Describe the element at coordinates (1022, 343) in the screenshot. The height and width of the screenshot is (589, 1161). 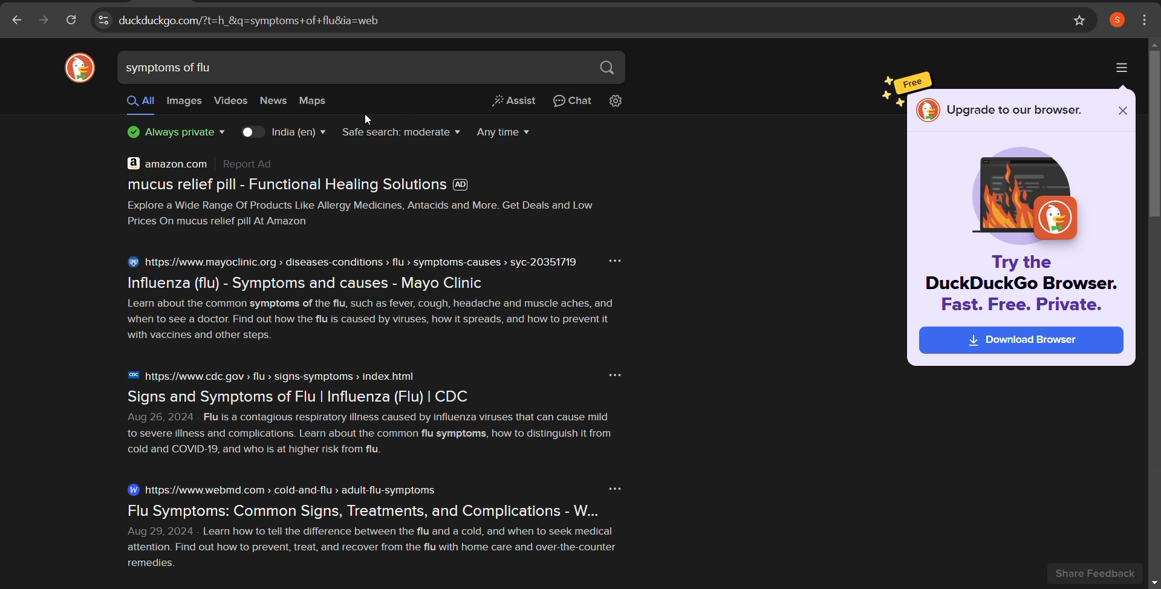
I see `download browser` at that location.